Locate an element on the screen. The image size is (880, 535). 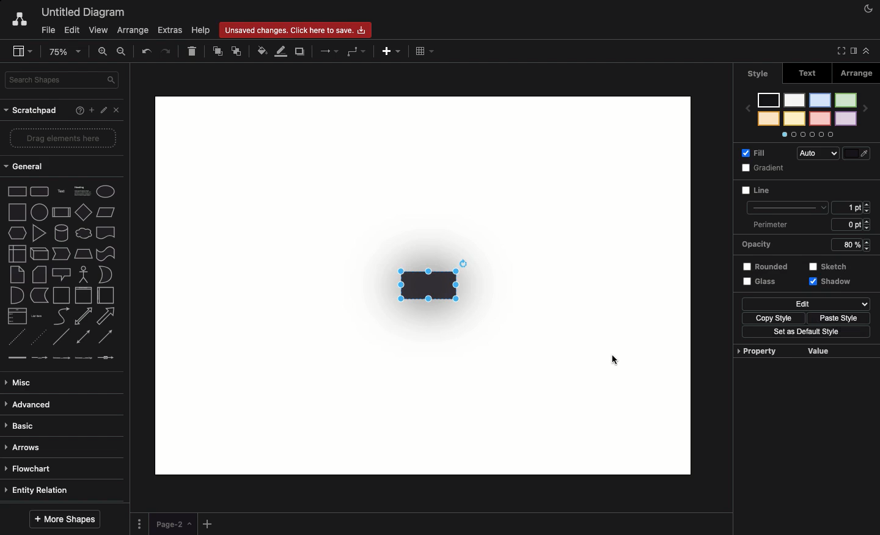
Undo is located at coordinates (147, 52).